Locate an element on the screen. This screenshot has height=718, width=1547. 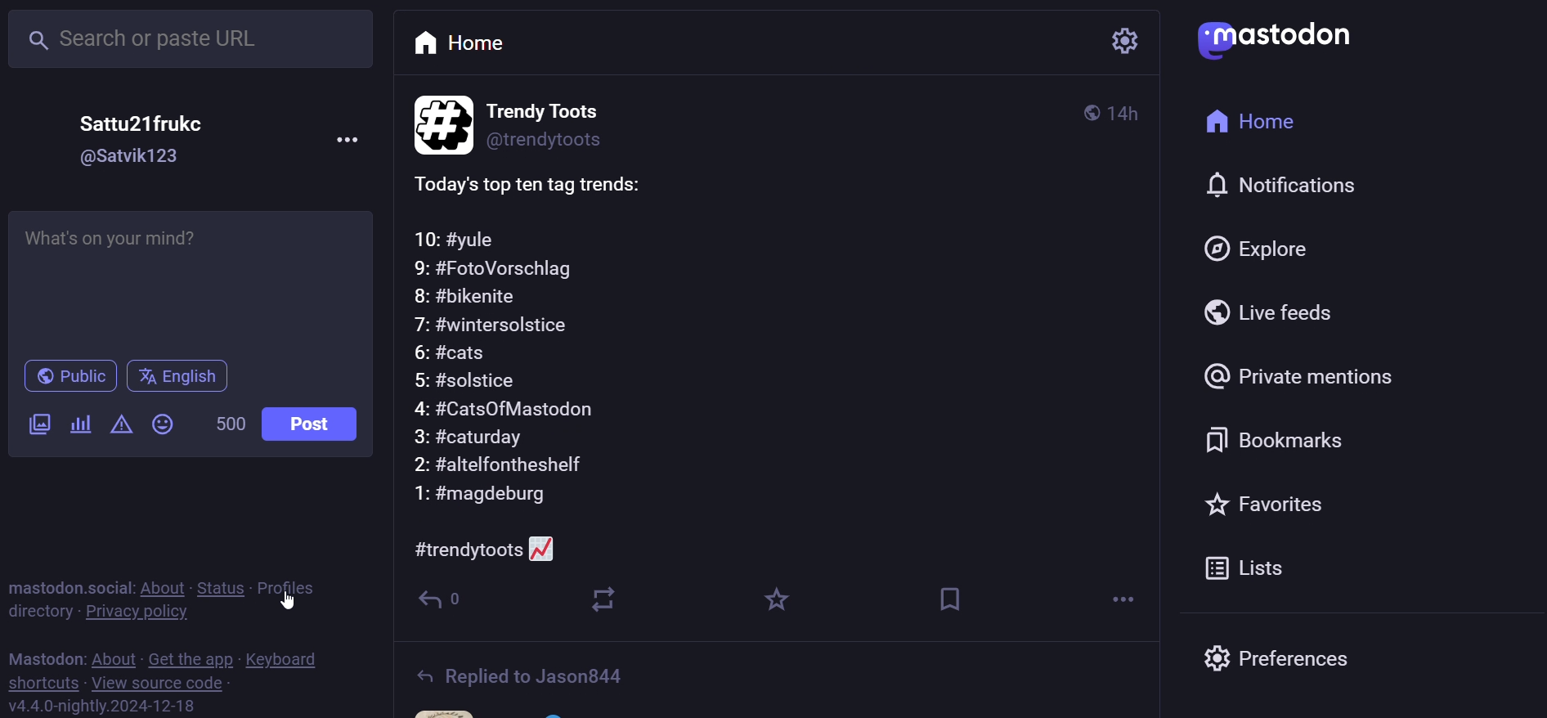
notification is located at coordinates (1283, 183).